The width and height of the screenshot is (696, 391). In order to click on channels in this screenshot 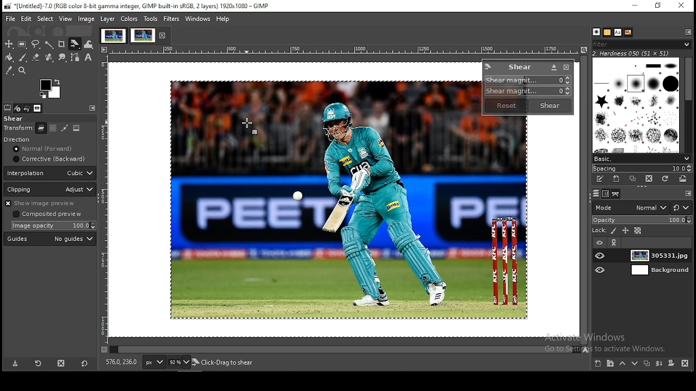, I will do `click(607, 194)`.